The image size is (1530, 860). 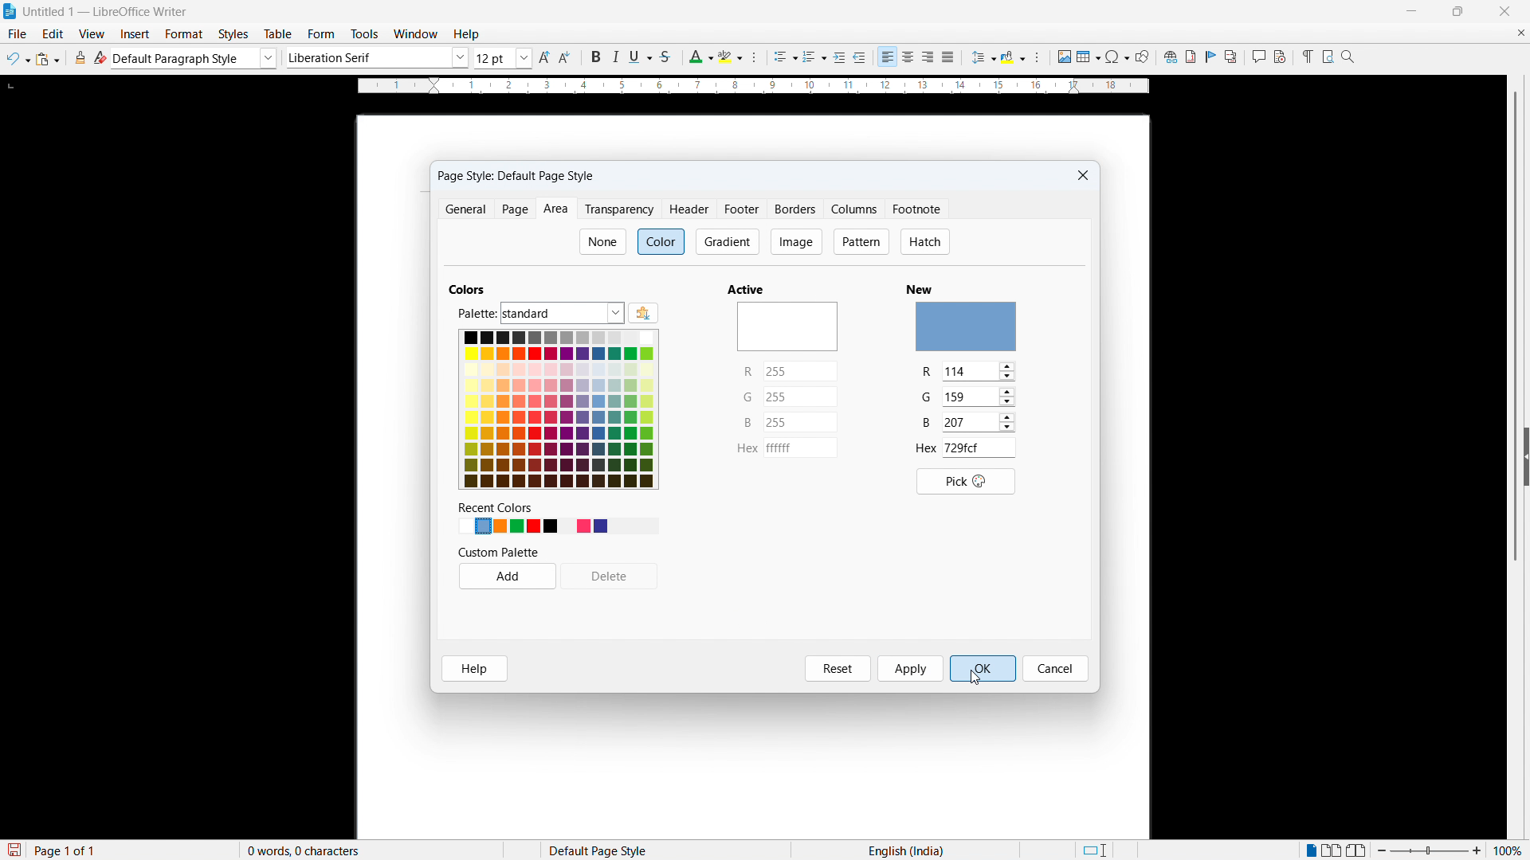 What do you see at coordinates (1257, 57) in the screenshot?
I see `Insert comment ` at bounding box center [1257, 57].